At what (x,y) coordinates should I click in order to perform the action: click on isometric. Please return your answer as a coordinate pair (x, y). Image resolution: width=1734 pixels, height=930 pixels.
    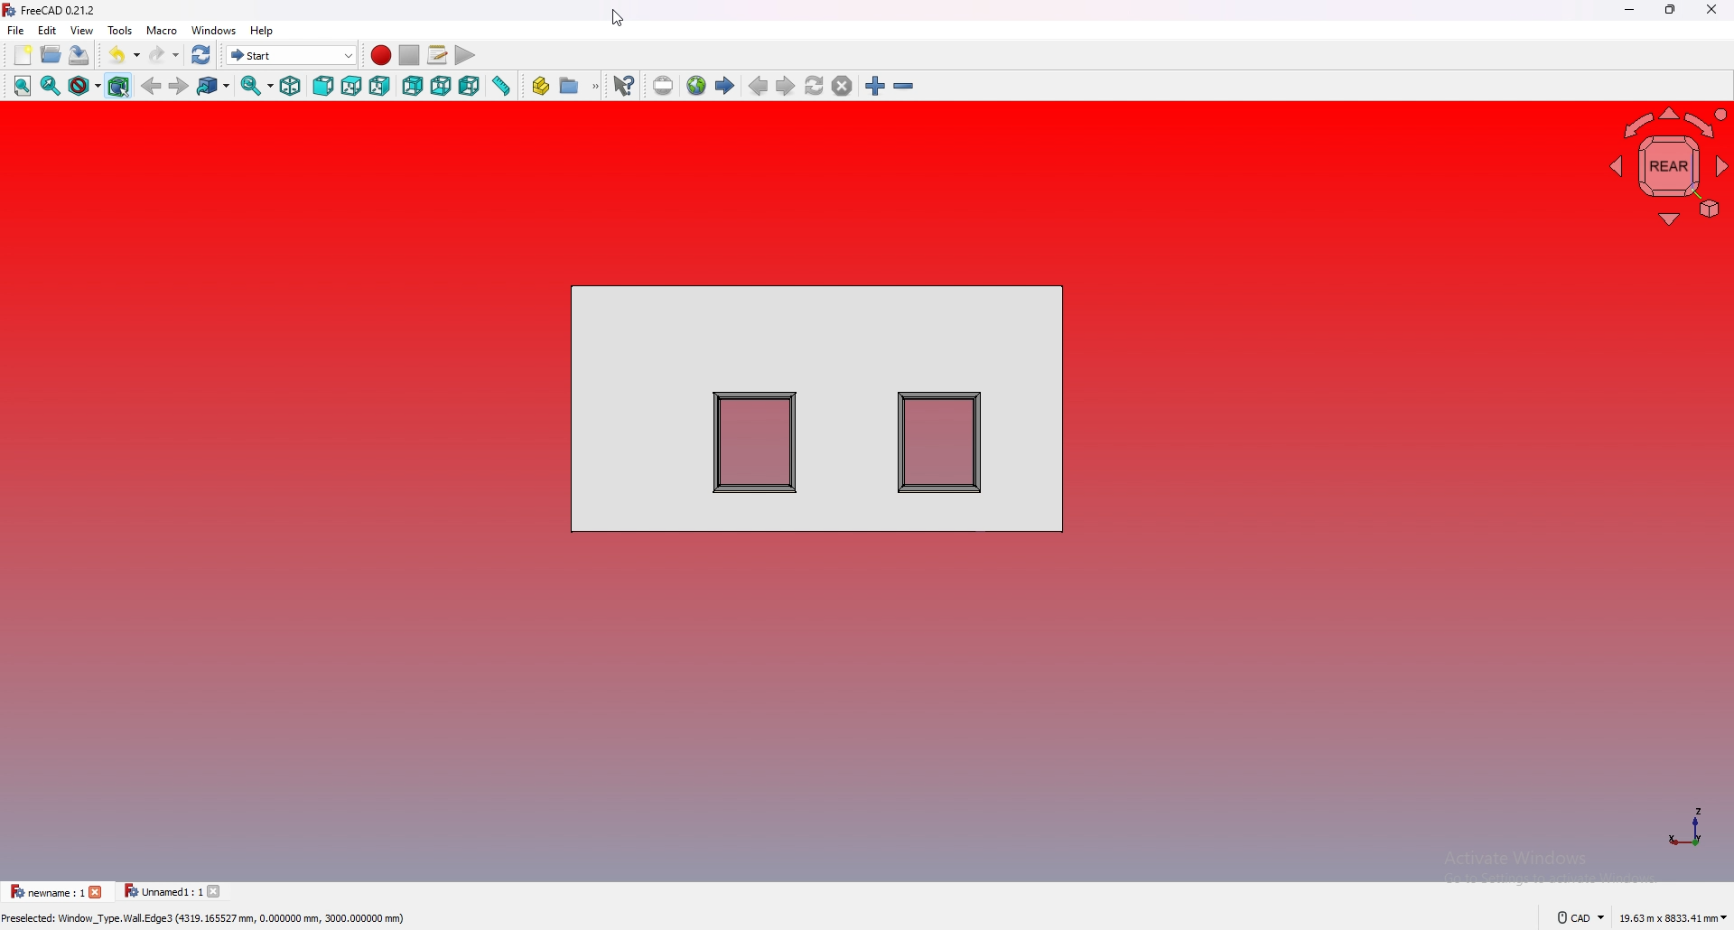
    Looking at the image, I should click on (290, 86).